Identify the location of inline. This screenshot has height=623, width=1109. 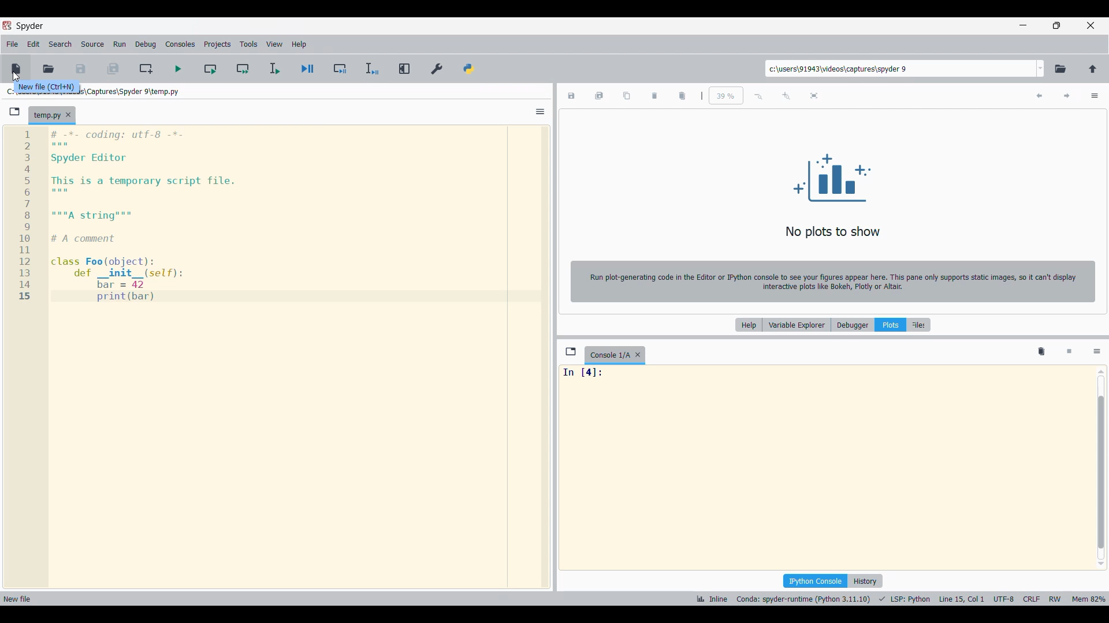
(710, 599).